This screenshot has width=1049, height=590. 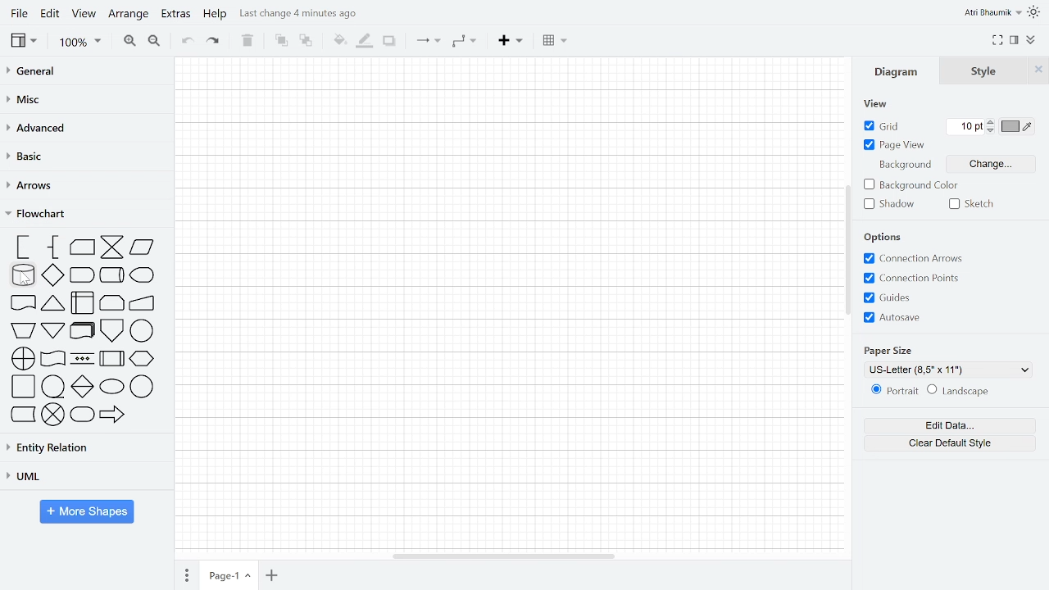 I want to click on Flowchart, so click(x=82, y=215).